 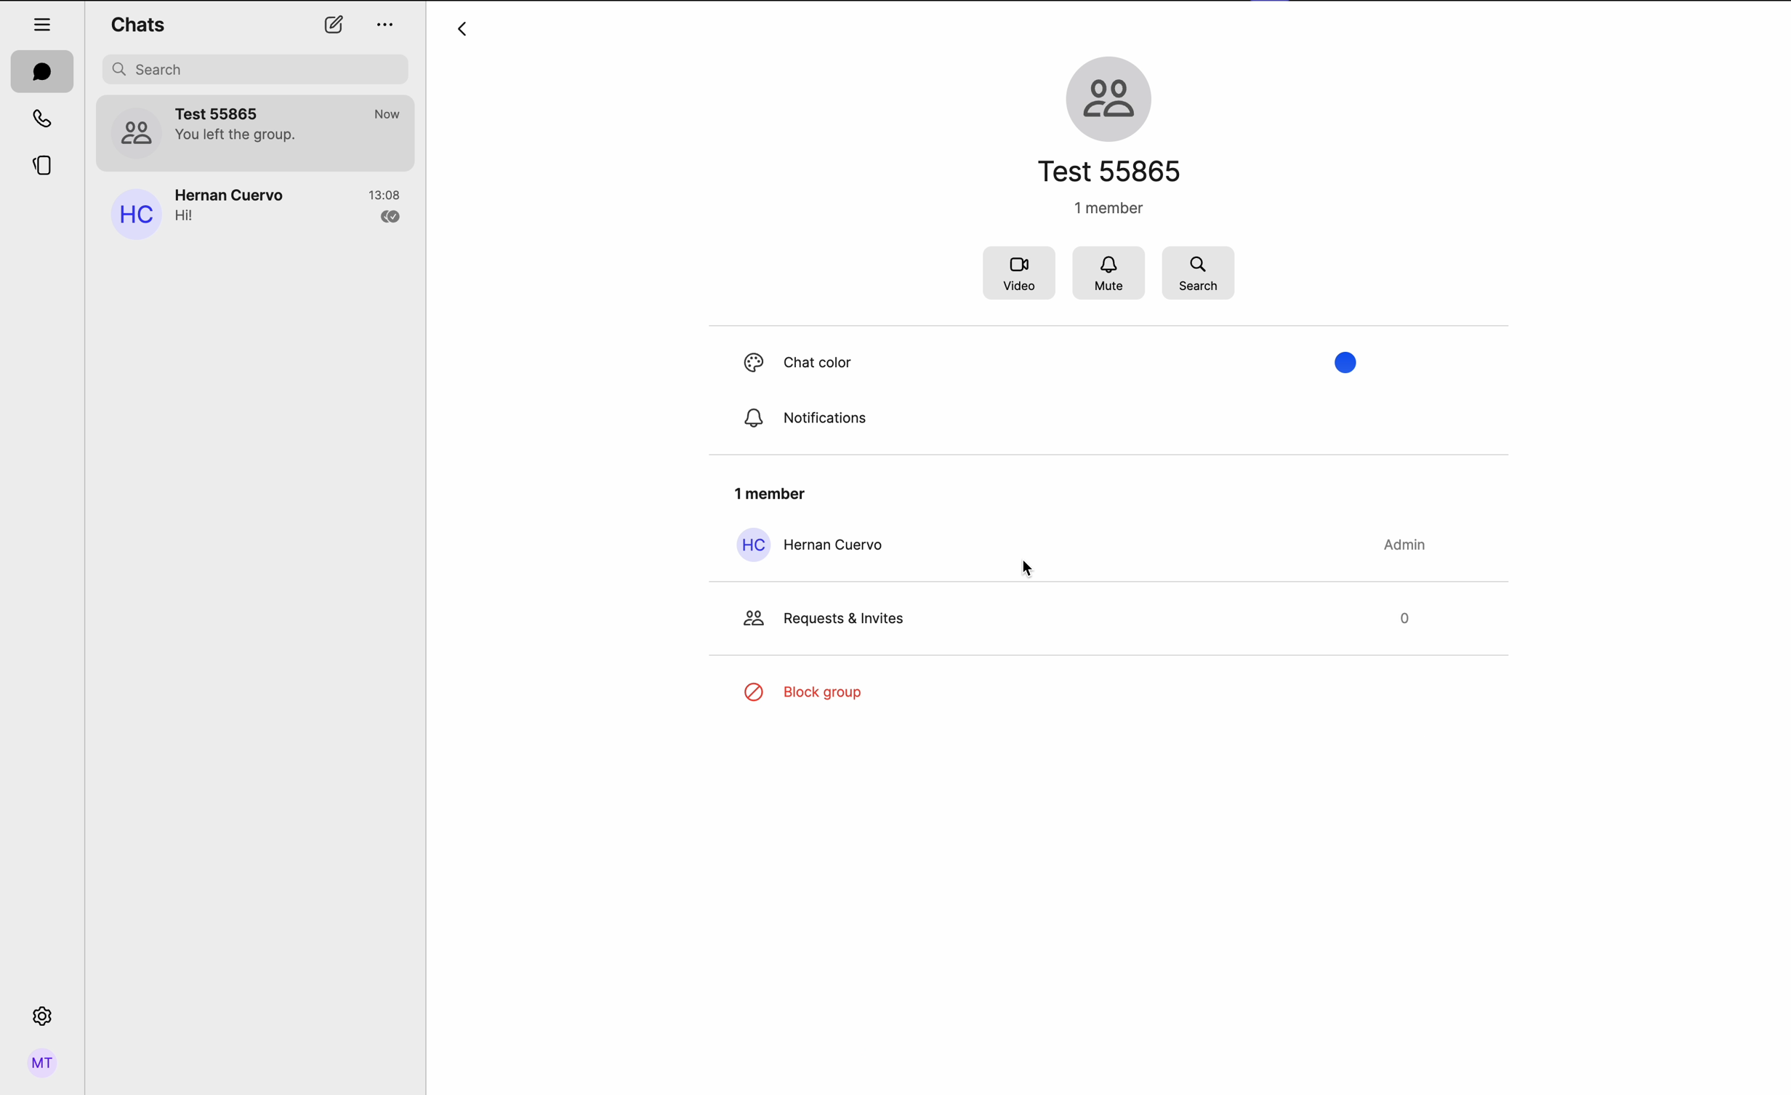 What do you see at coordinates (334, 25) in the screenshot?
I see `new chat` at bounding box center [334, 25].